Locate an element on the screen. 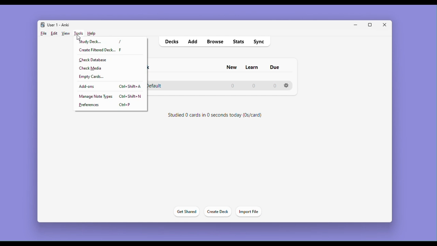  Manage note types is located at coordinates (95, 97).